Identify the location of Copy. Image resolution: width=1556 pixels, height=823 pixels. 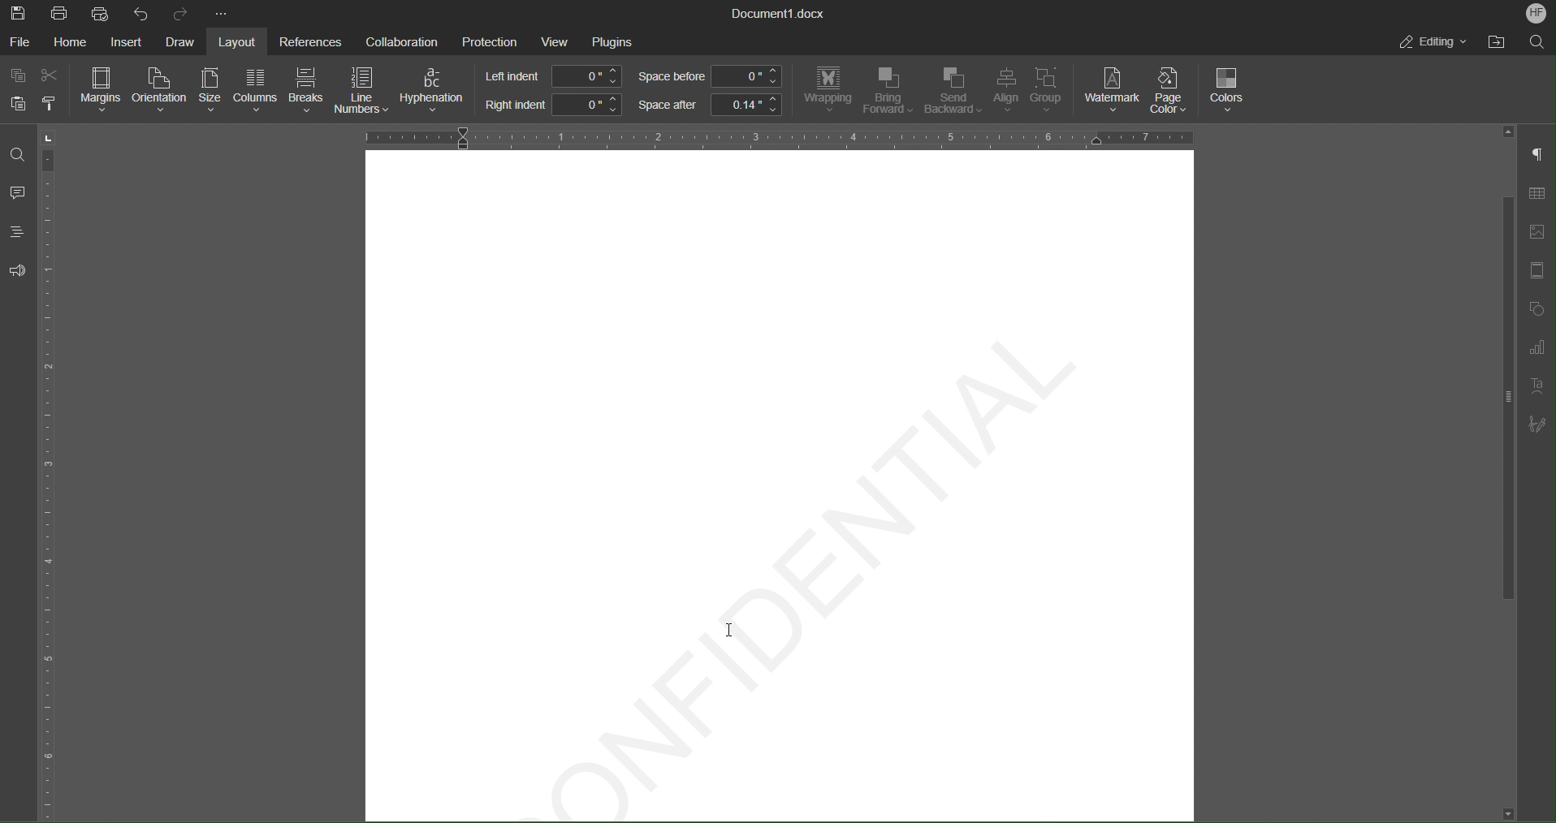
(19, 76).